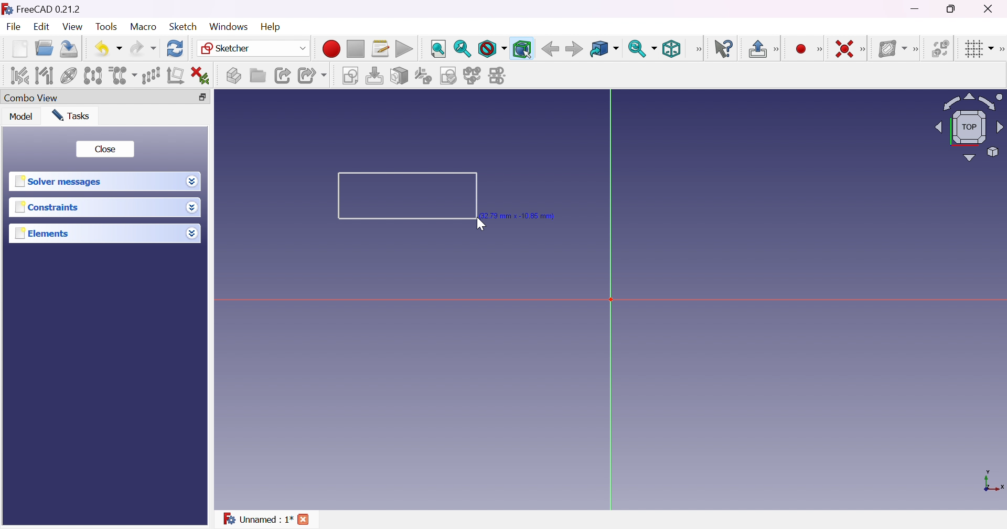  Describe the element at coordinates (915, 8) in the screenshot. I see `Minimize` at that location.